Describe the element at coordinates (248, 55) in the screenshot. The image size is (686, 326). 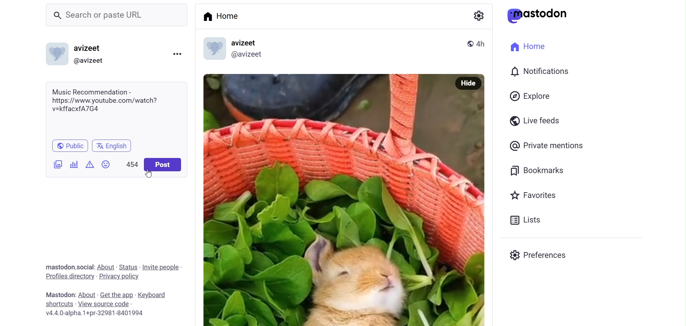
I see `@avizeetl` at that location.